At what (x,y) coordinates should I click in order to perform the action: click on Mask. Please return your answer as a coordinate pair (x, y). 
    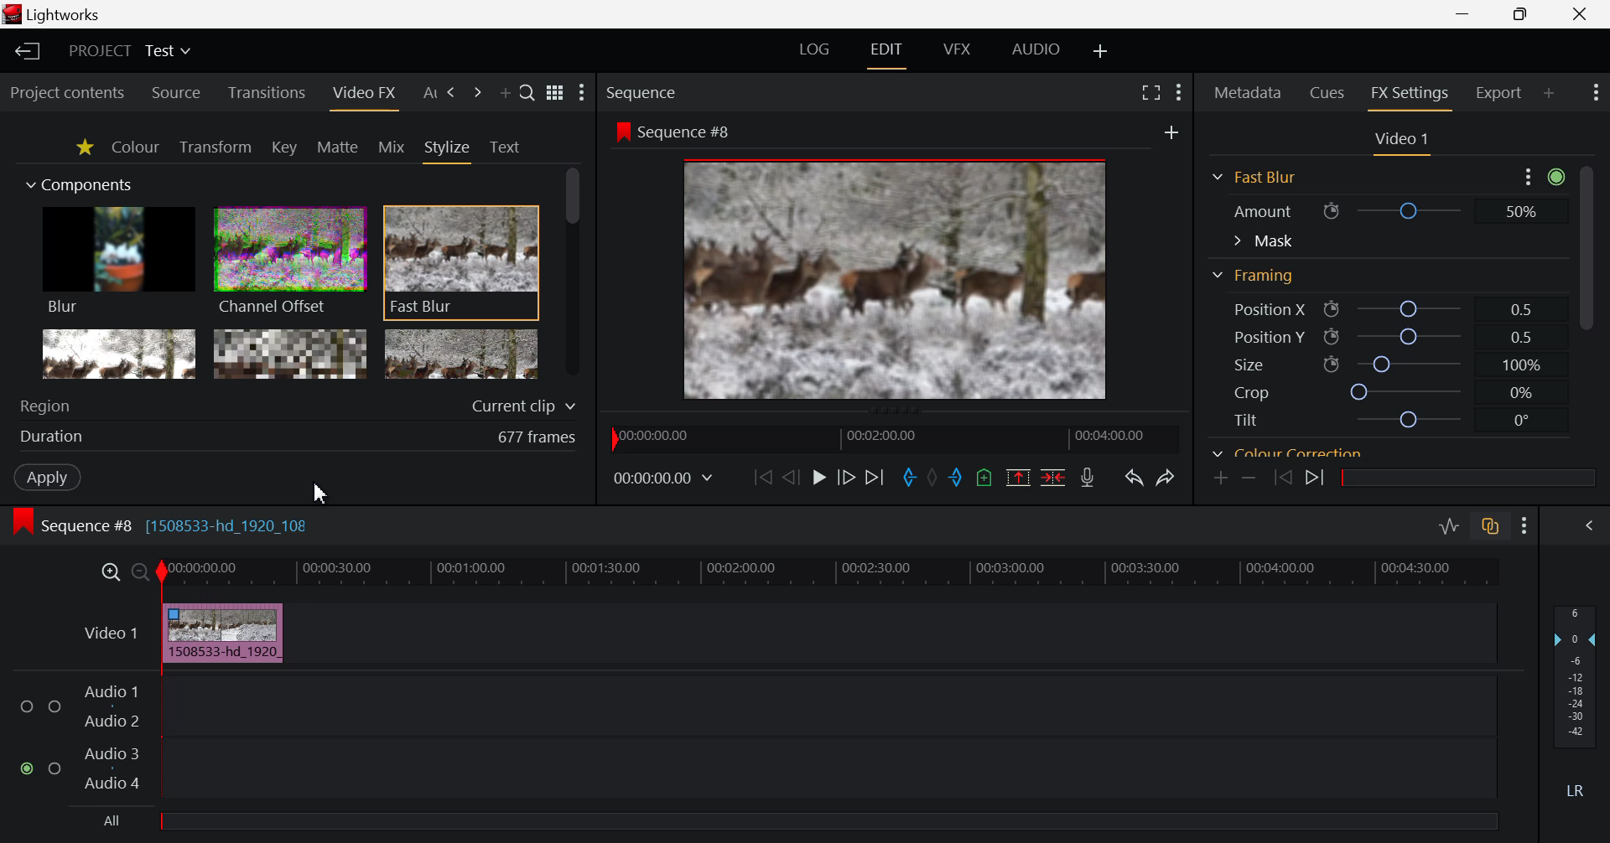
    Looking at the image, I should click on (1389, 238).